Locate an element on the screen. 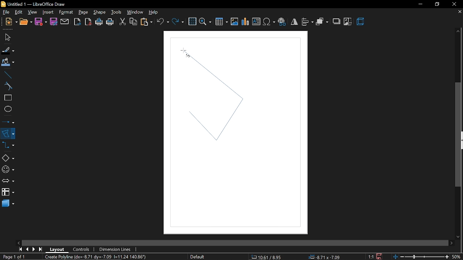 This screenshot has height=260, width=463. fill color is located at coordinates (7, 62).